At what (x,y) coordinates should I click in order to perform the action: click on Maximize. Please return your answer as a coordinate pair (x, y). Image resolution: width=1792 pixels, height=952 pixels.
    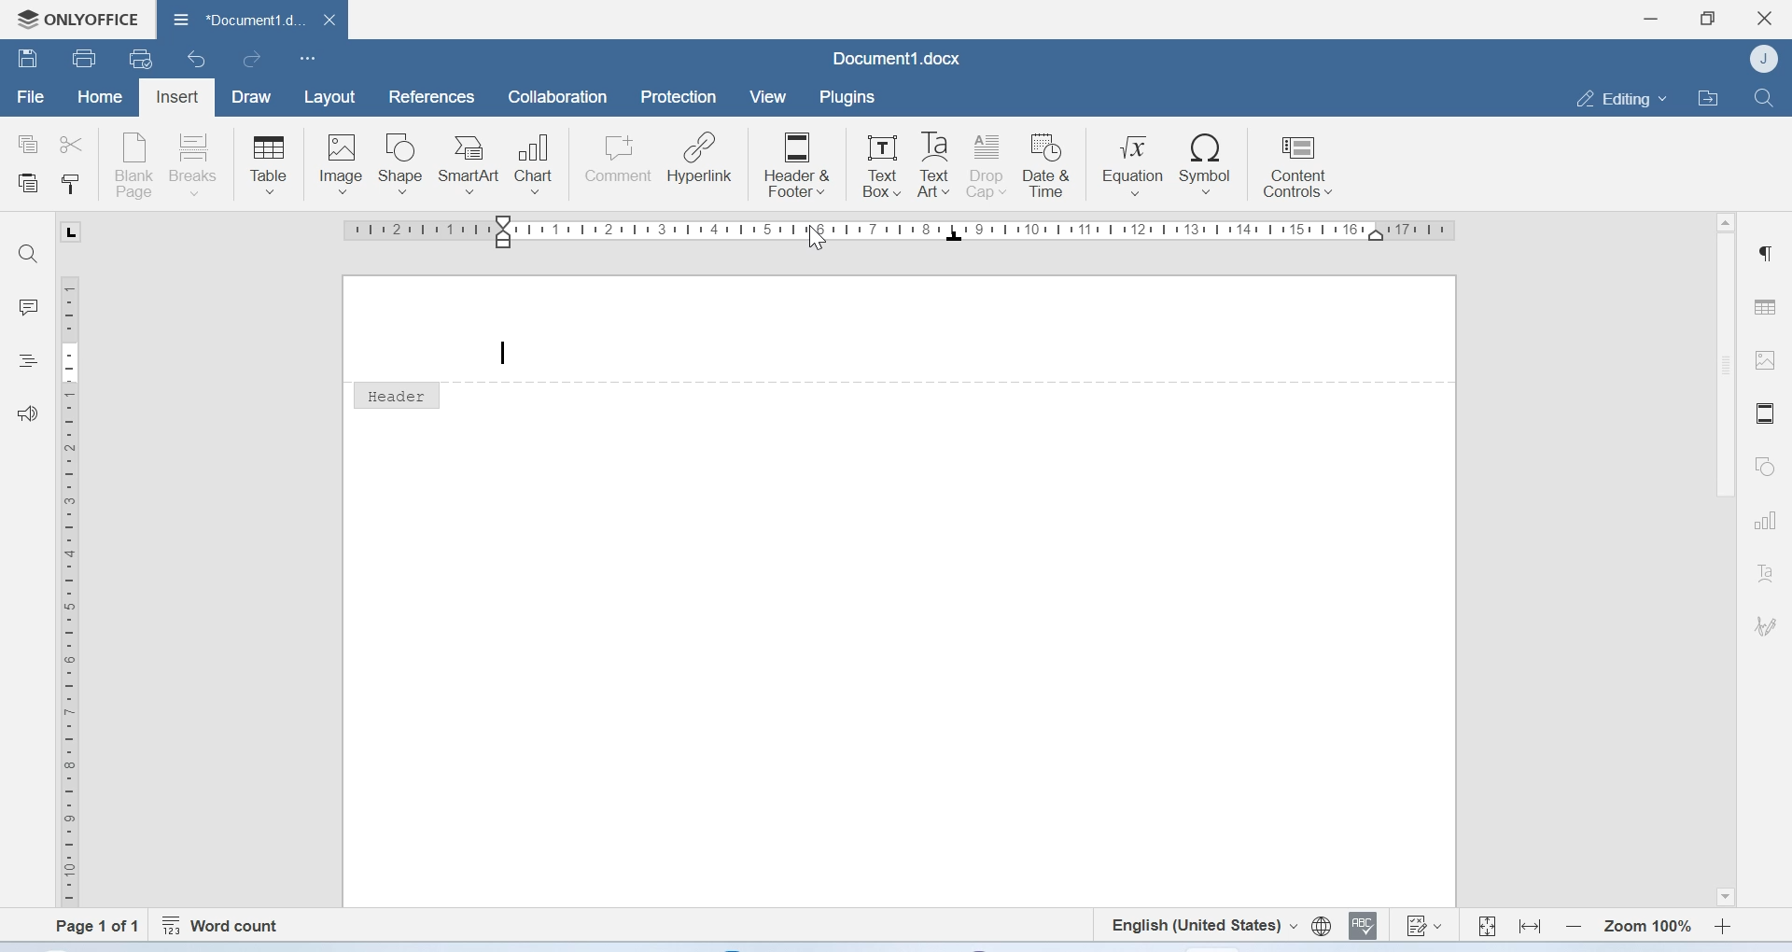
    Looking at the image, I should click on (1709, 17).